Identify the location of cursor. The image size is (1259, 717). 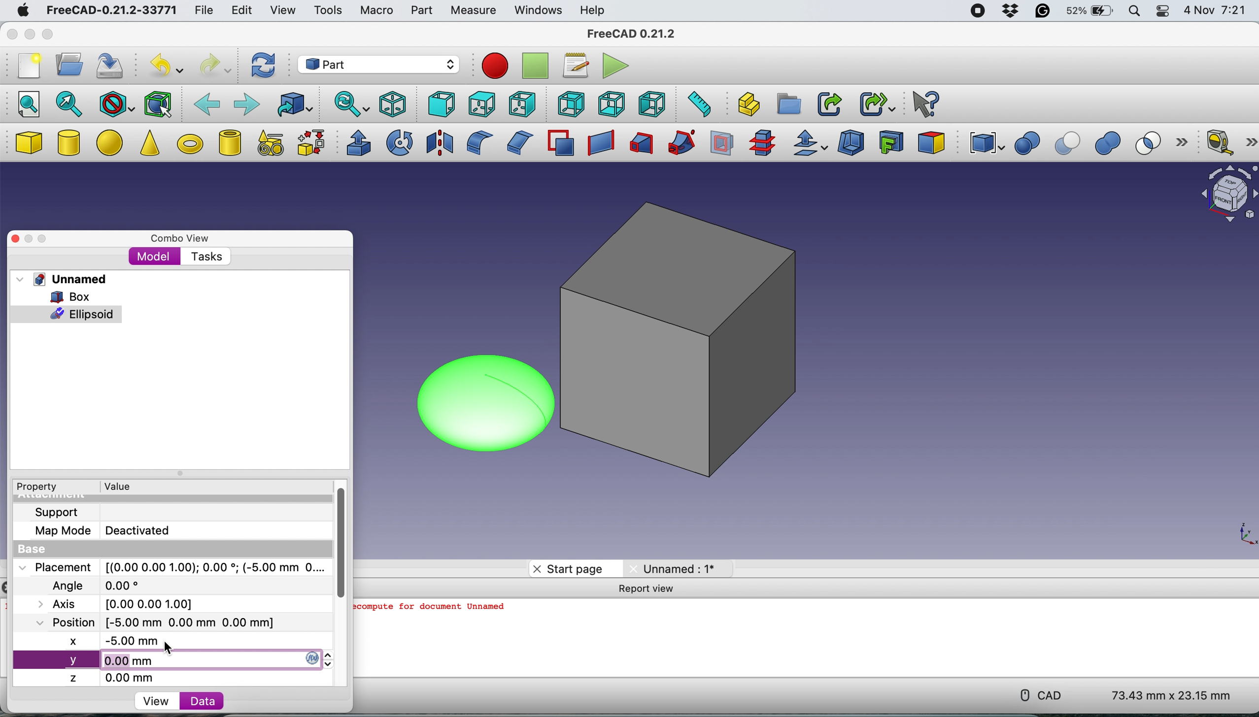
(169, 648).